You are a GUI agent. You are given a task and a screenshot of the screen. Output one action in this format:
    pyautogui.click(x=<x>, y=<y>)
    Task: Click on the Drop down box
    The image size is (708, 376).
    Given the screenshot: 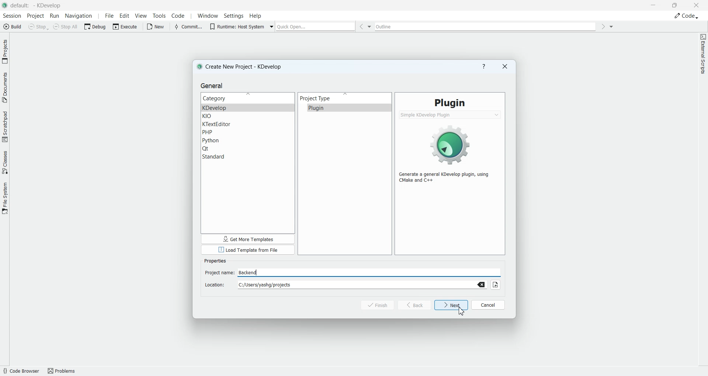 What is the action you would take?
    pyautogui.click(x=371, y=27)
    